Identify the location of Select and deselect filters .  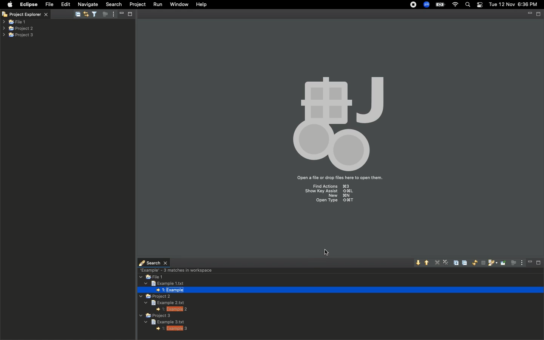
(96, 13).